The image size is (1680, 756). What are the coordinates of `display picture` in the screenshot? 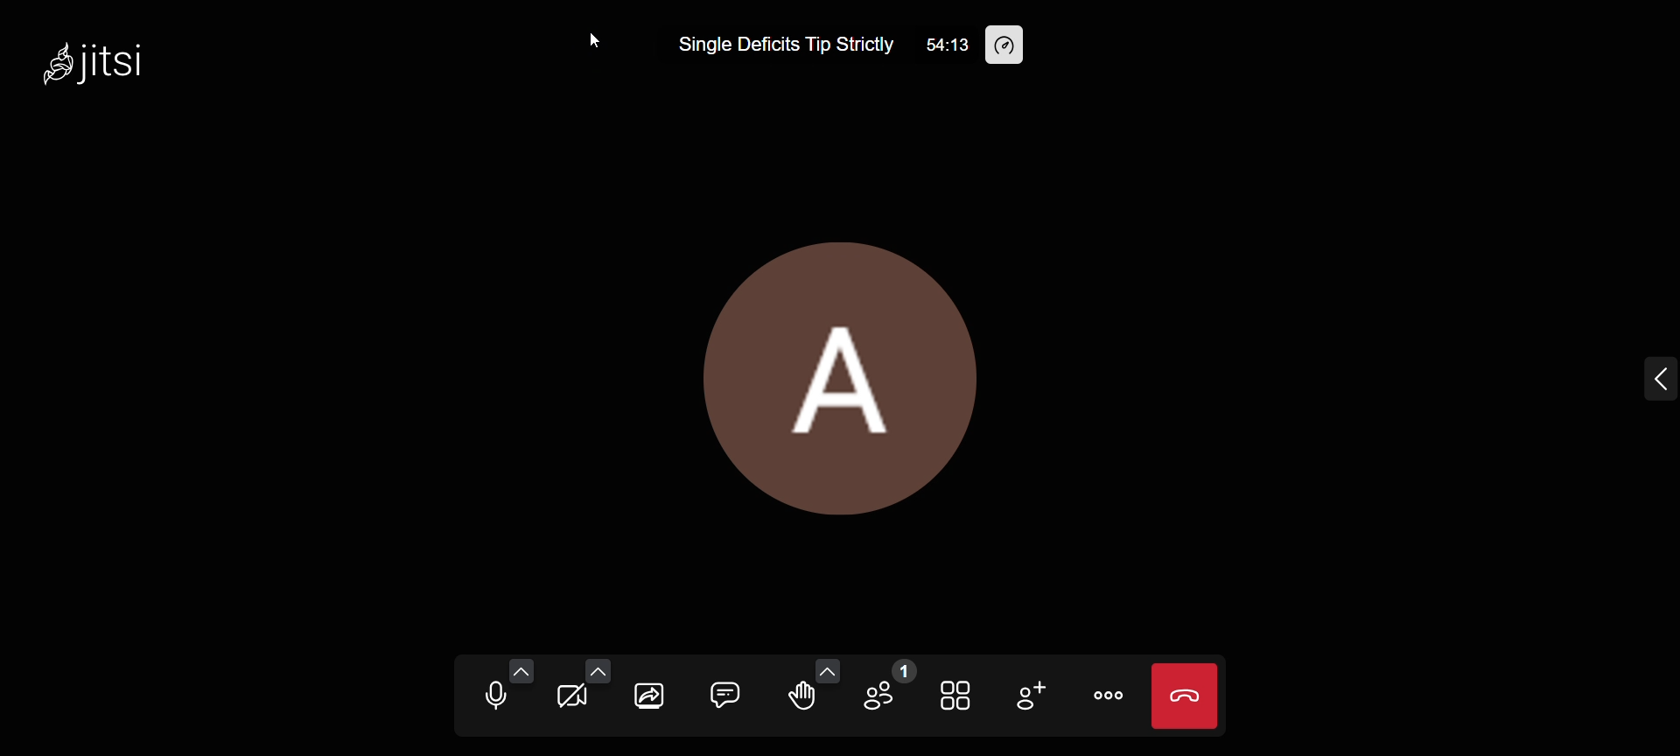 It's located at (849, 373).